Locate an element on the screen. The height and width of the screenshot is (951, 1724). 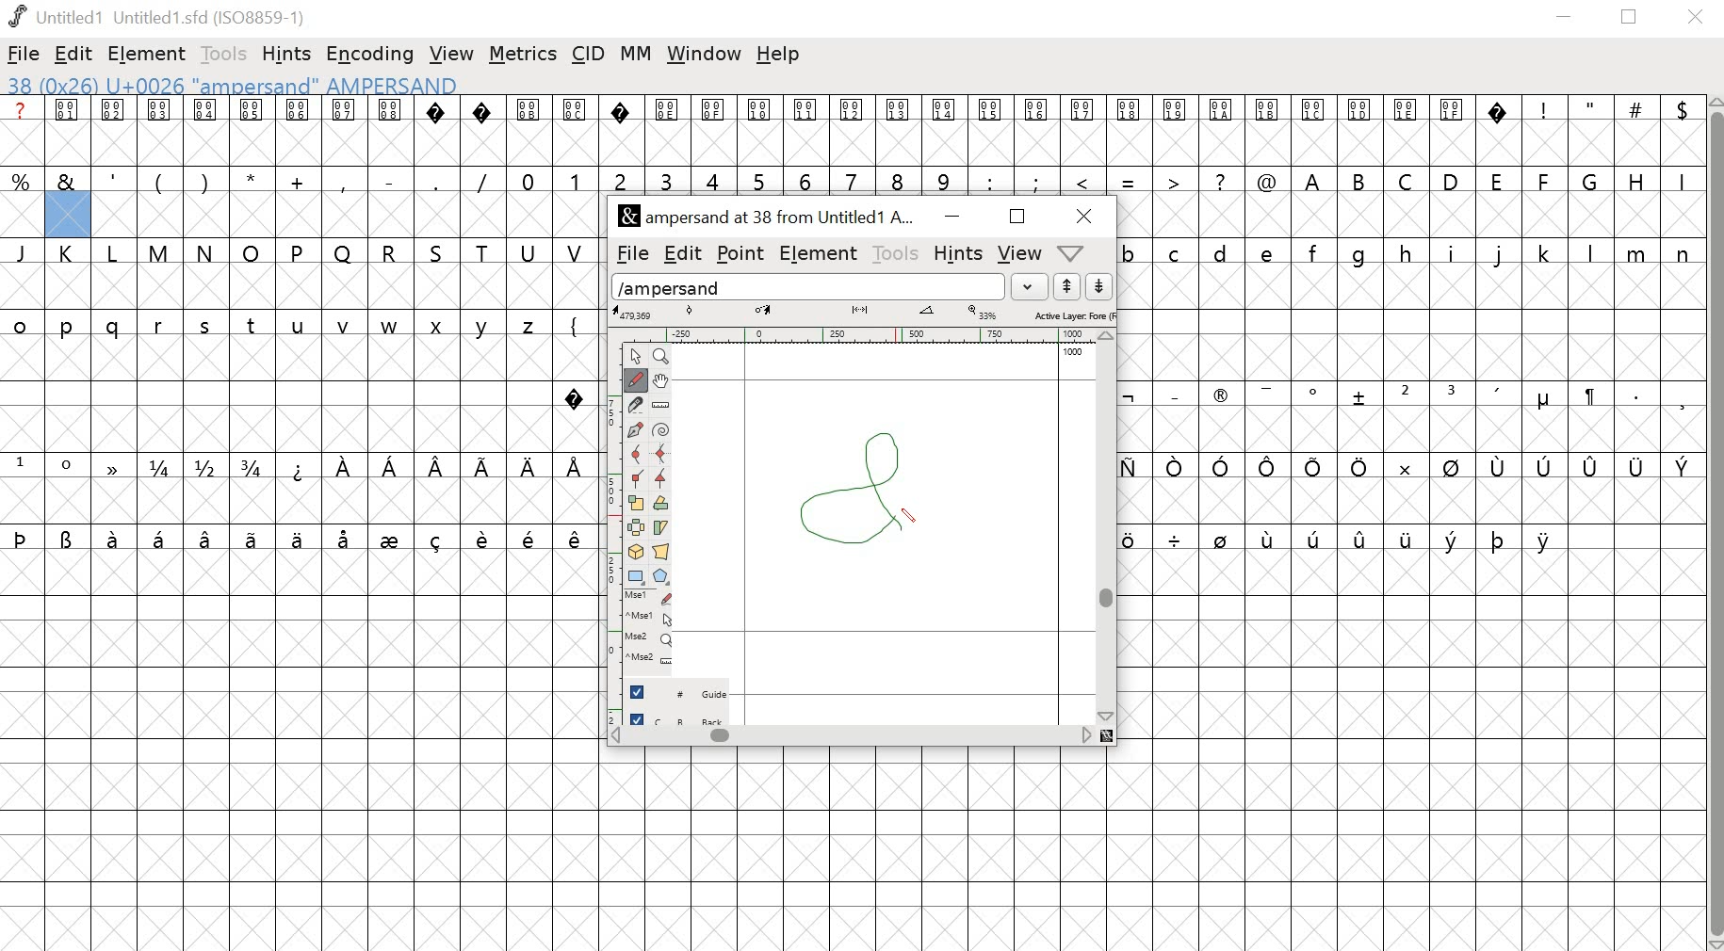
rotate the selection in 3D and project back to plane  is located at coordinates (637, 552).